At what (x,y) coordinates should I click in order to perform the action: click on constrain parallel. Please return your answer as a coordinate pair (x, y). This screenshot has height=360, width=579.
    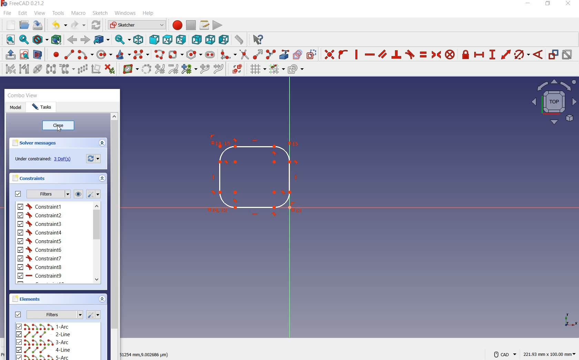
    Looking at the image, I should click on (383, 55).